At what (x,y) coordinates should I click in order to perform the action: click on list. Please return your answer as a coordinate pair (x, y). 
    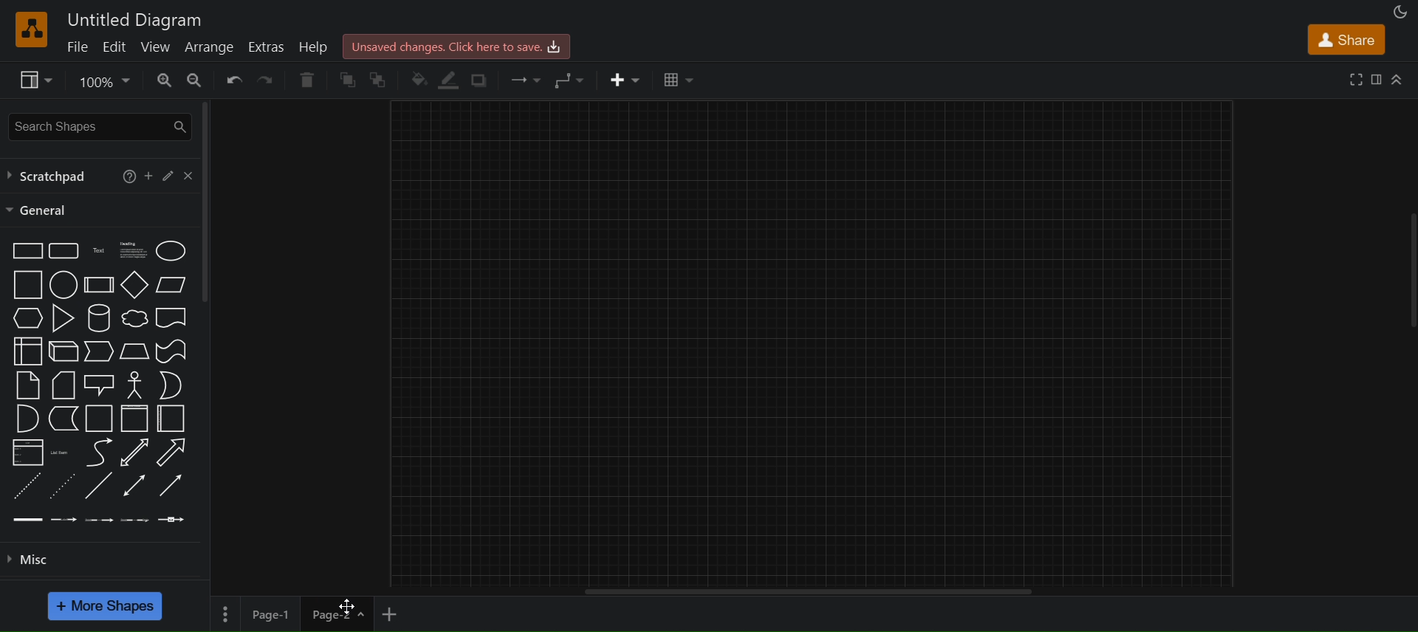
    Looking at the image, I should click on (27, 451).